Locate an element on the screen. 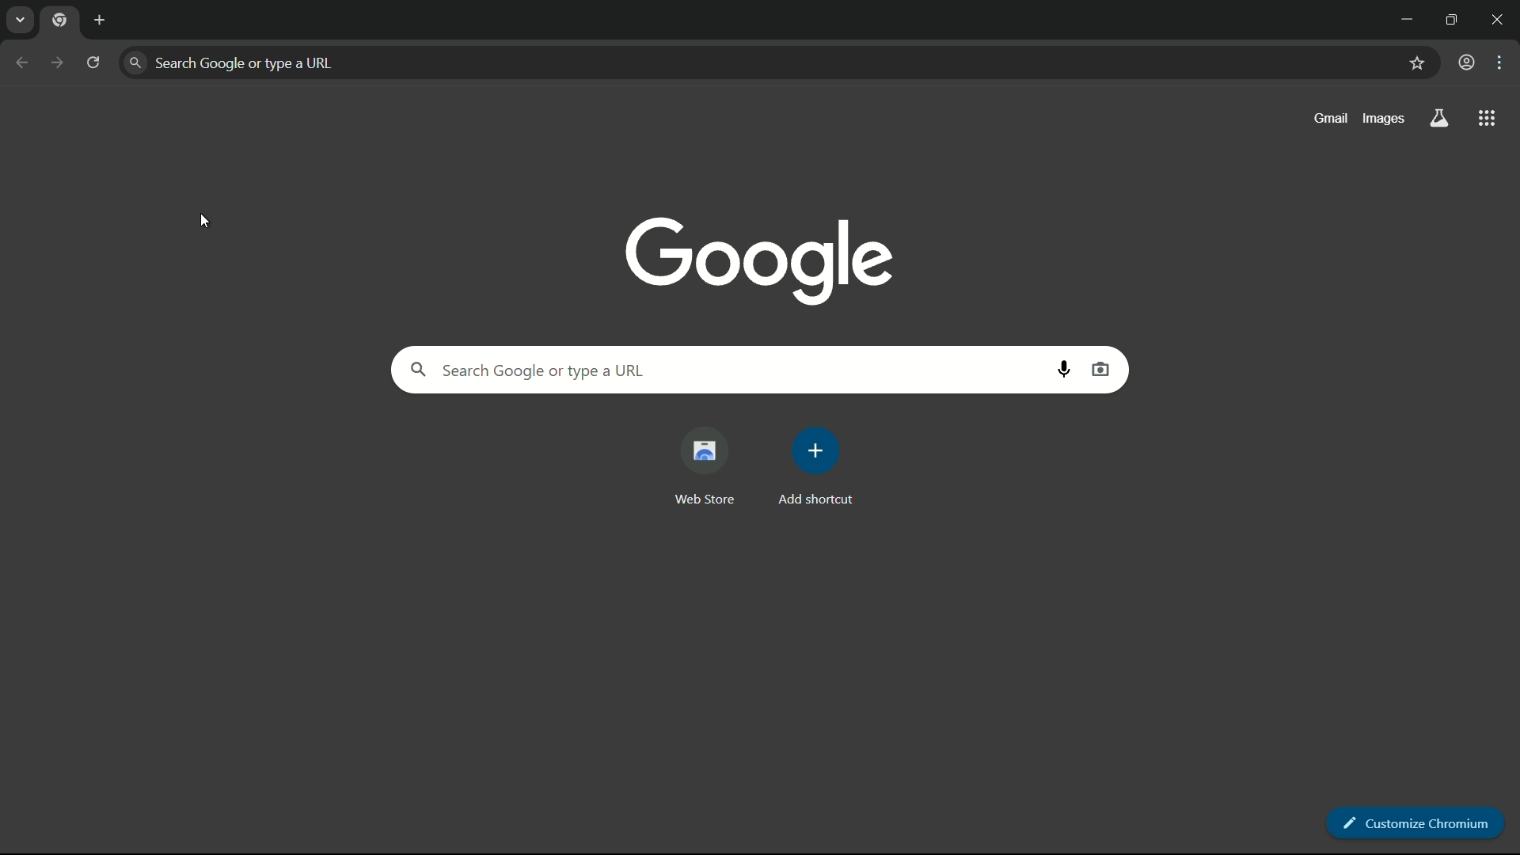  bookmark this tab is located at coordinates (1416, 63).